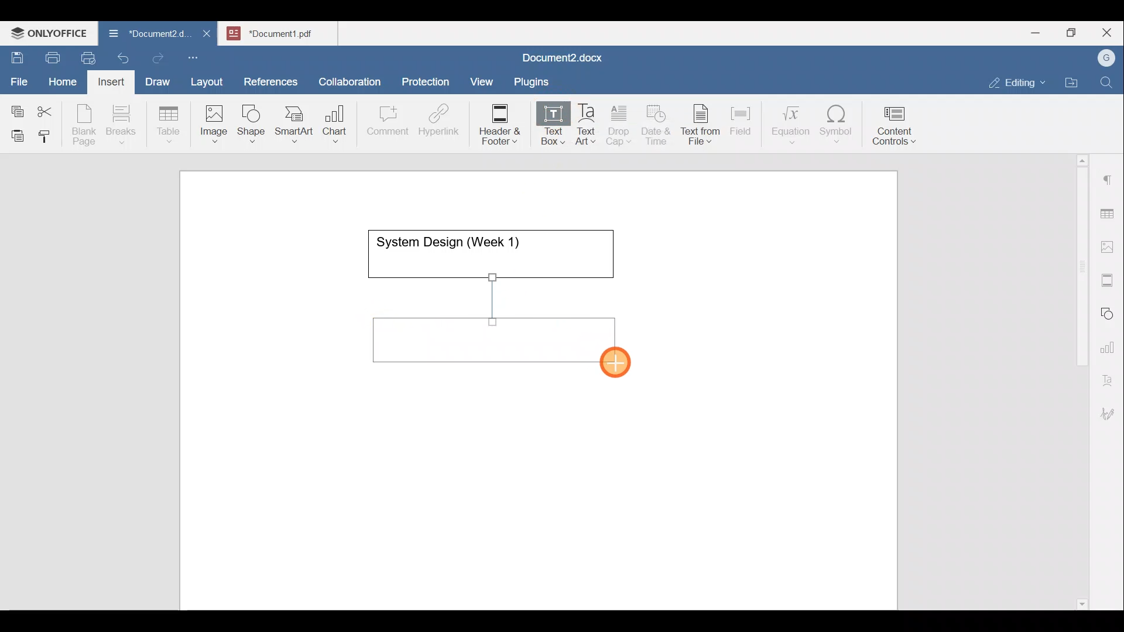  What do you see at coordinates (285, 32) in the screenshot?
I see `Document name` at bounding box center [285, 32].